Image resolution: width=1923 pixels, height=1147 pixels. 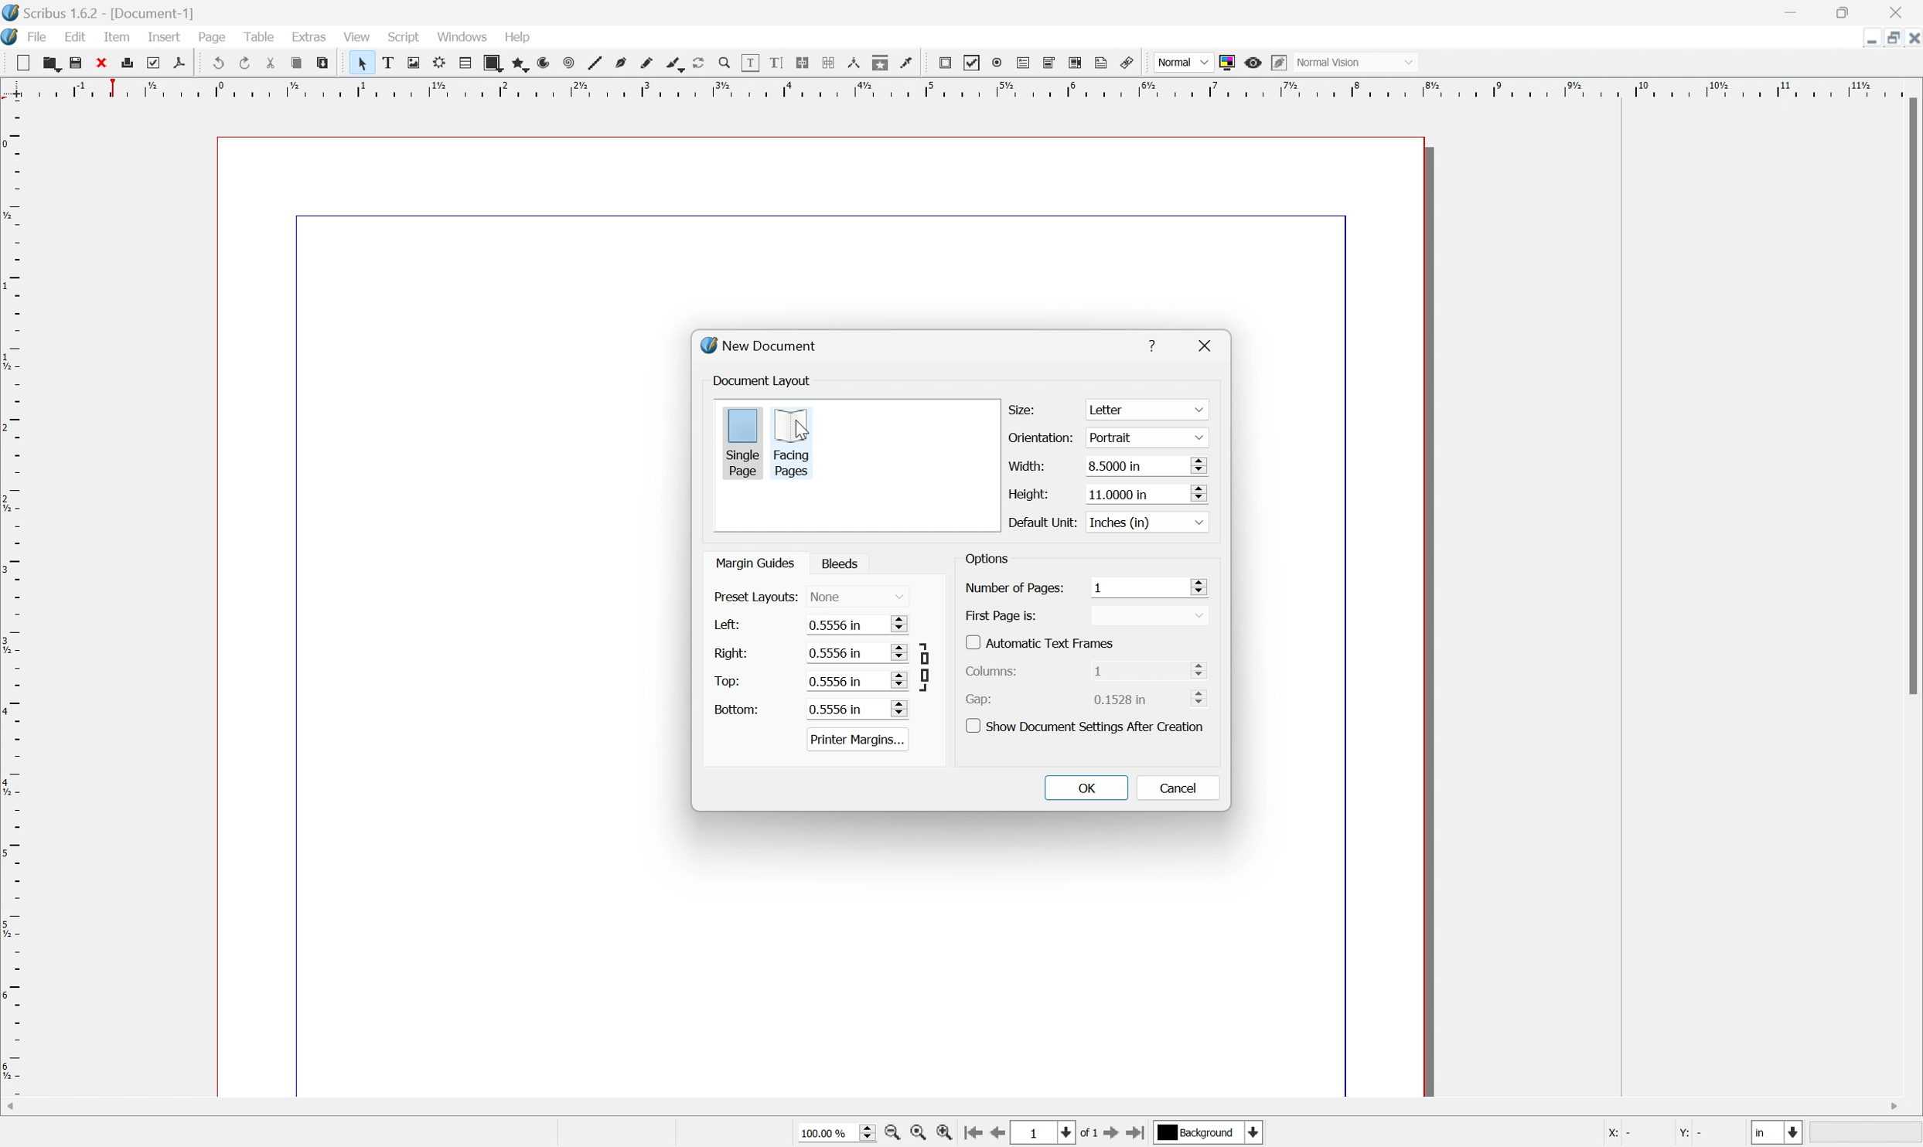 I want to click on Link text text frames, so click(x=806, y=63).